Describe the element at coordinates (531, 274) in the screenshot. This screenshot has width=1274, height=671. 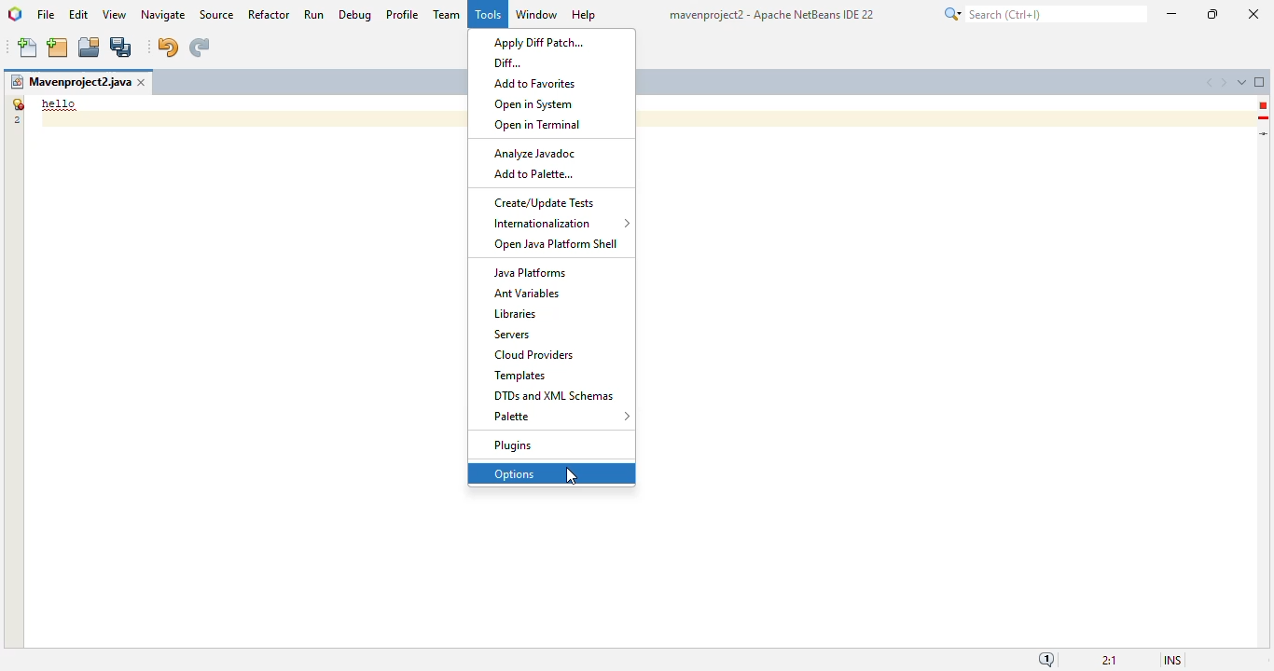
I see `java platforms` at that location.